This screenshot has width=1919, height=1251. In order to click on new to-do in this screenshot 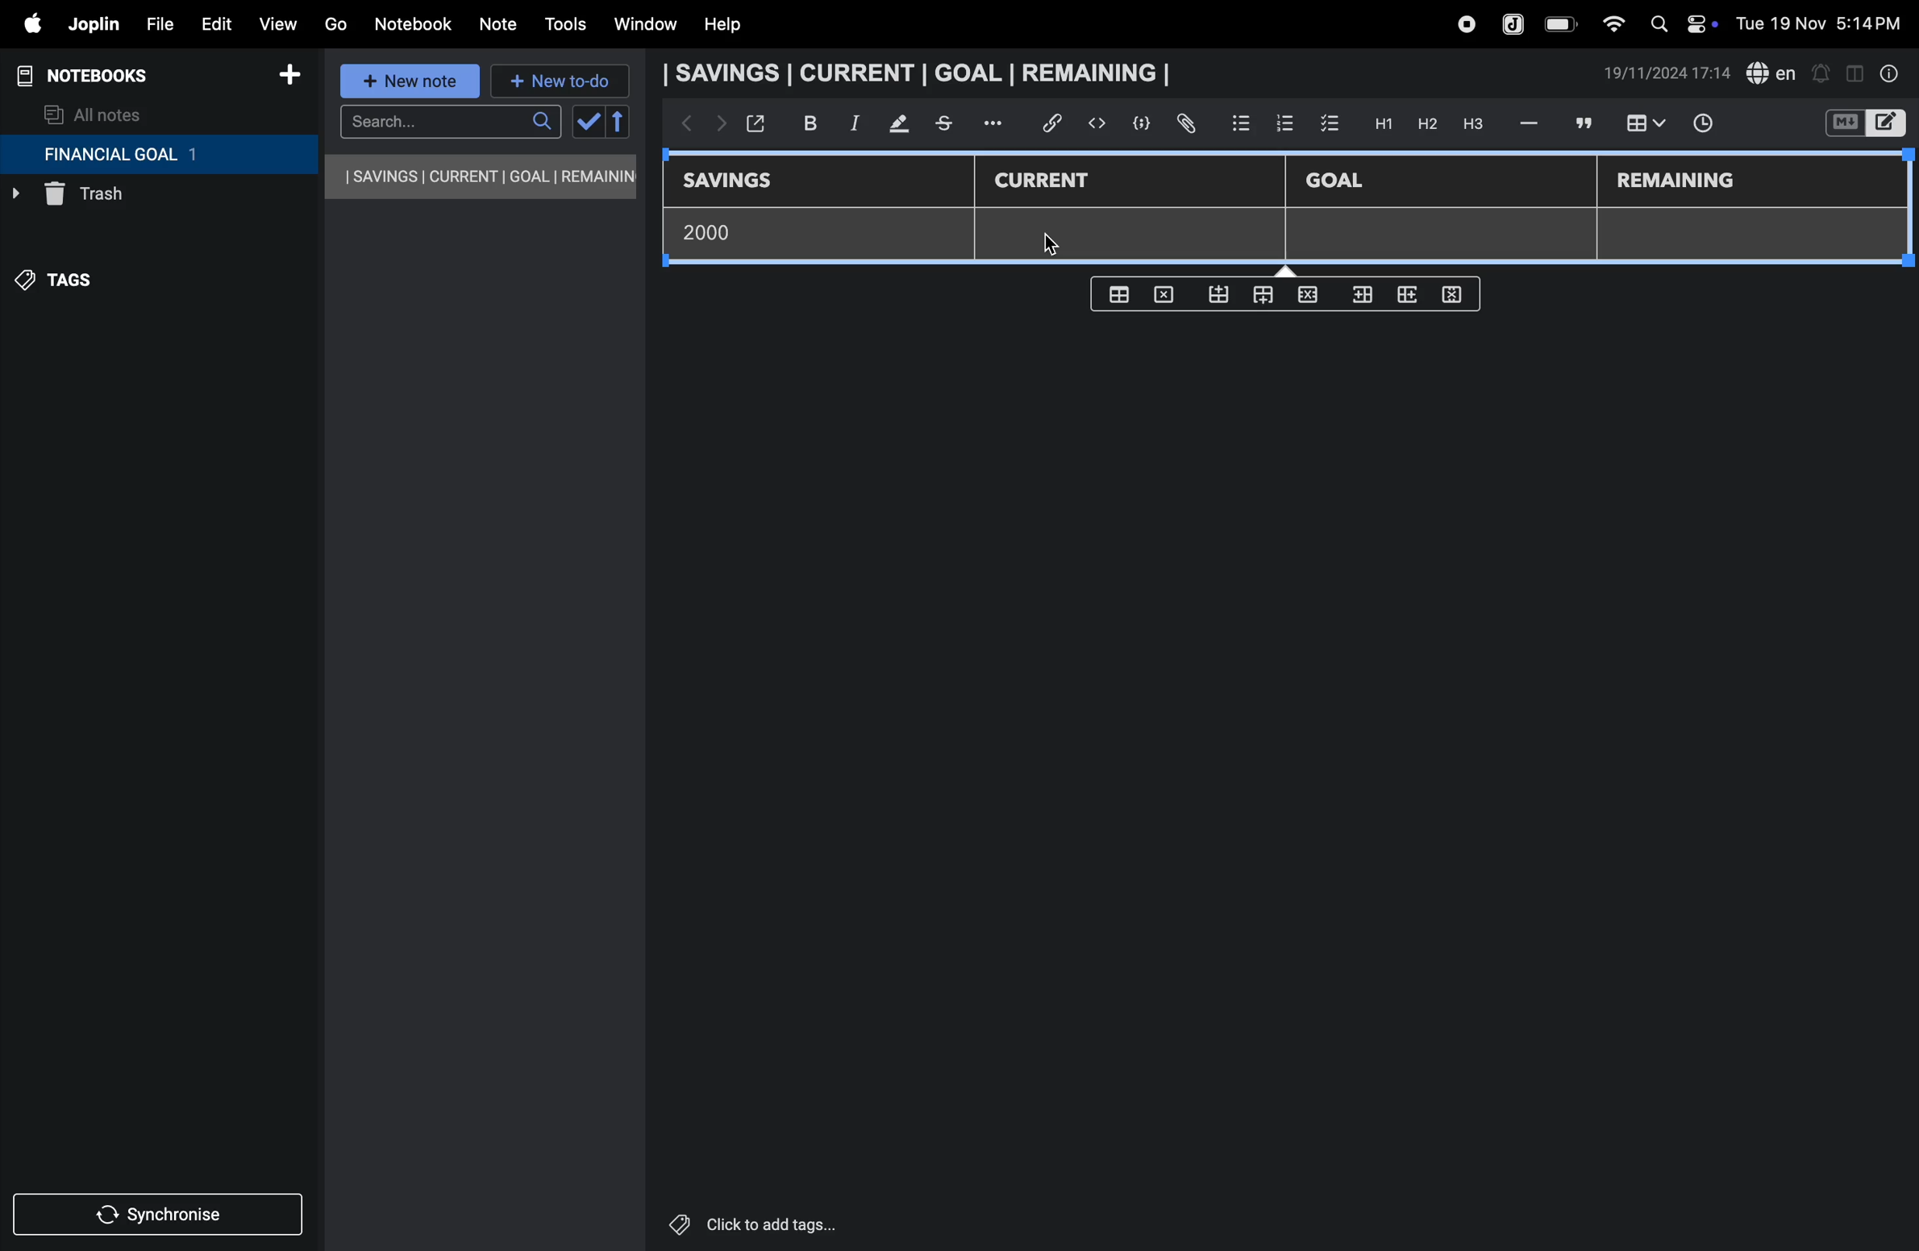, I will do `click(560, 82)`.